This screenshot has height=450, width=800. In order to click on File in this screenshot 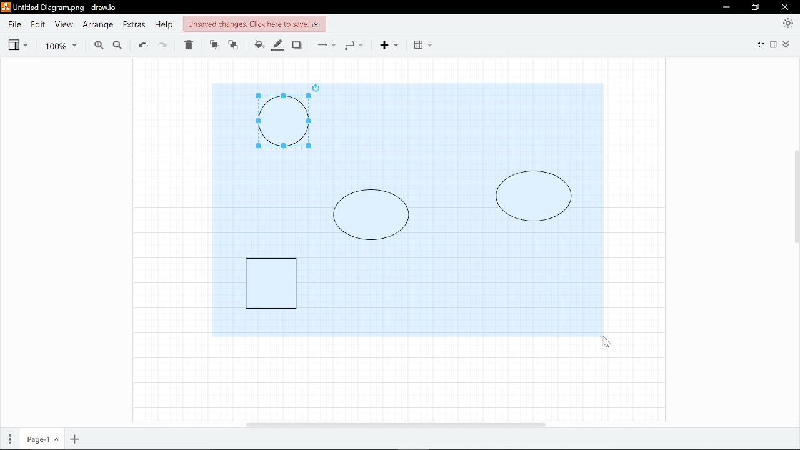, I will do `click(14, 24)`.